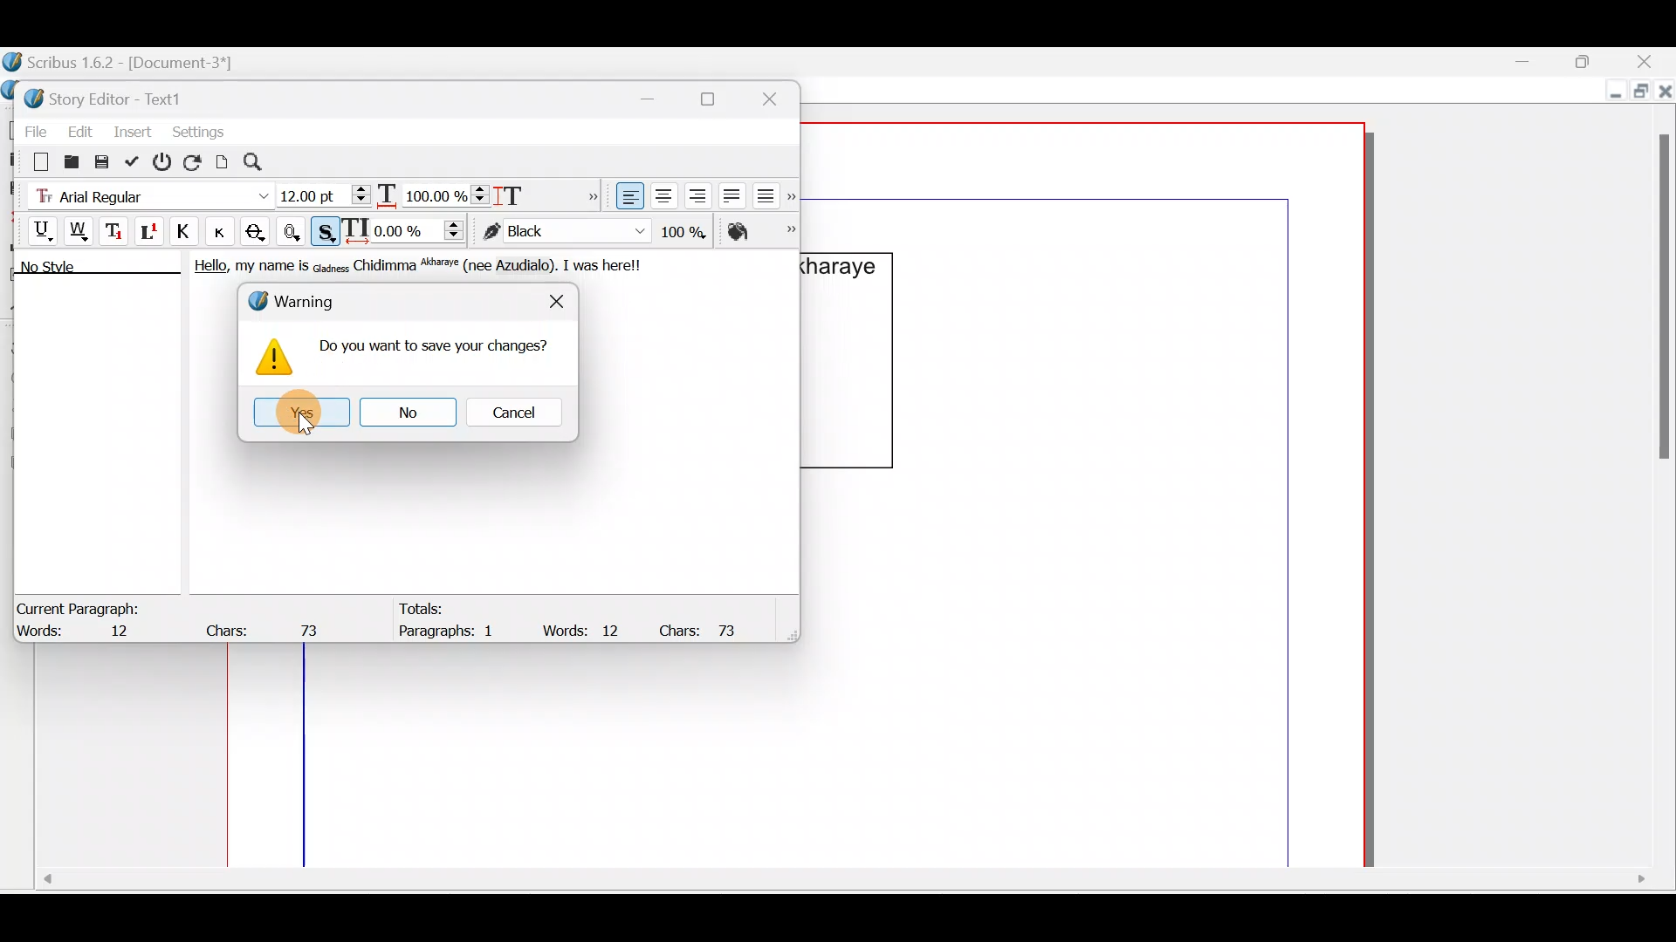  I want to click on More, so click(588, 194).